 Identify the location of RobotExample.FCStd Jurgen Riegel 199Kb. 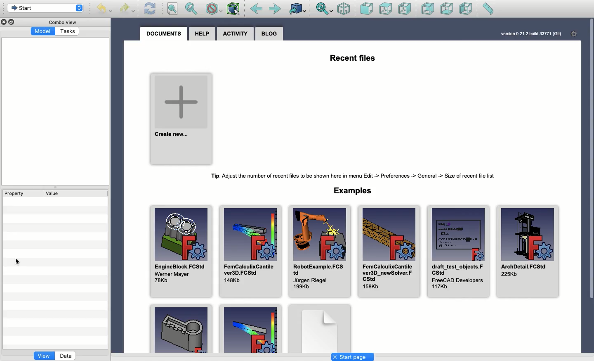
(320, 252).